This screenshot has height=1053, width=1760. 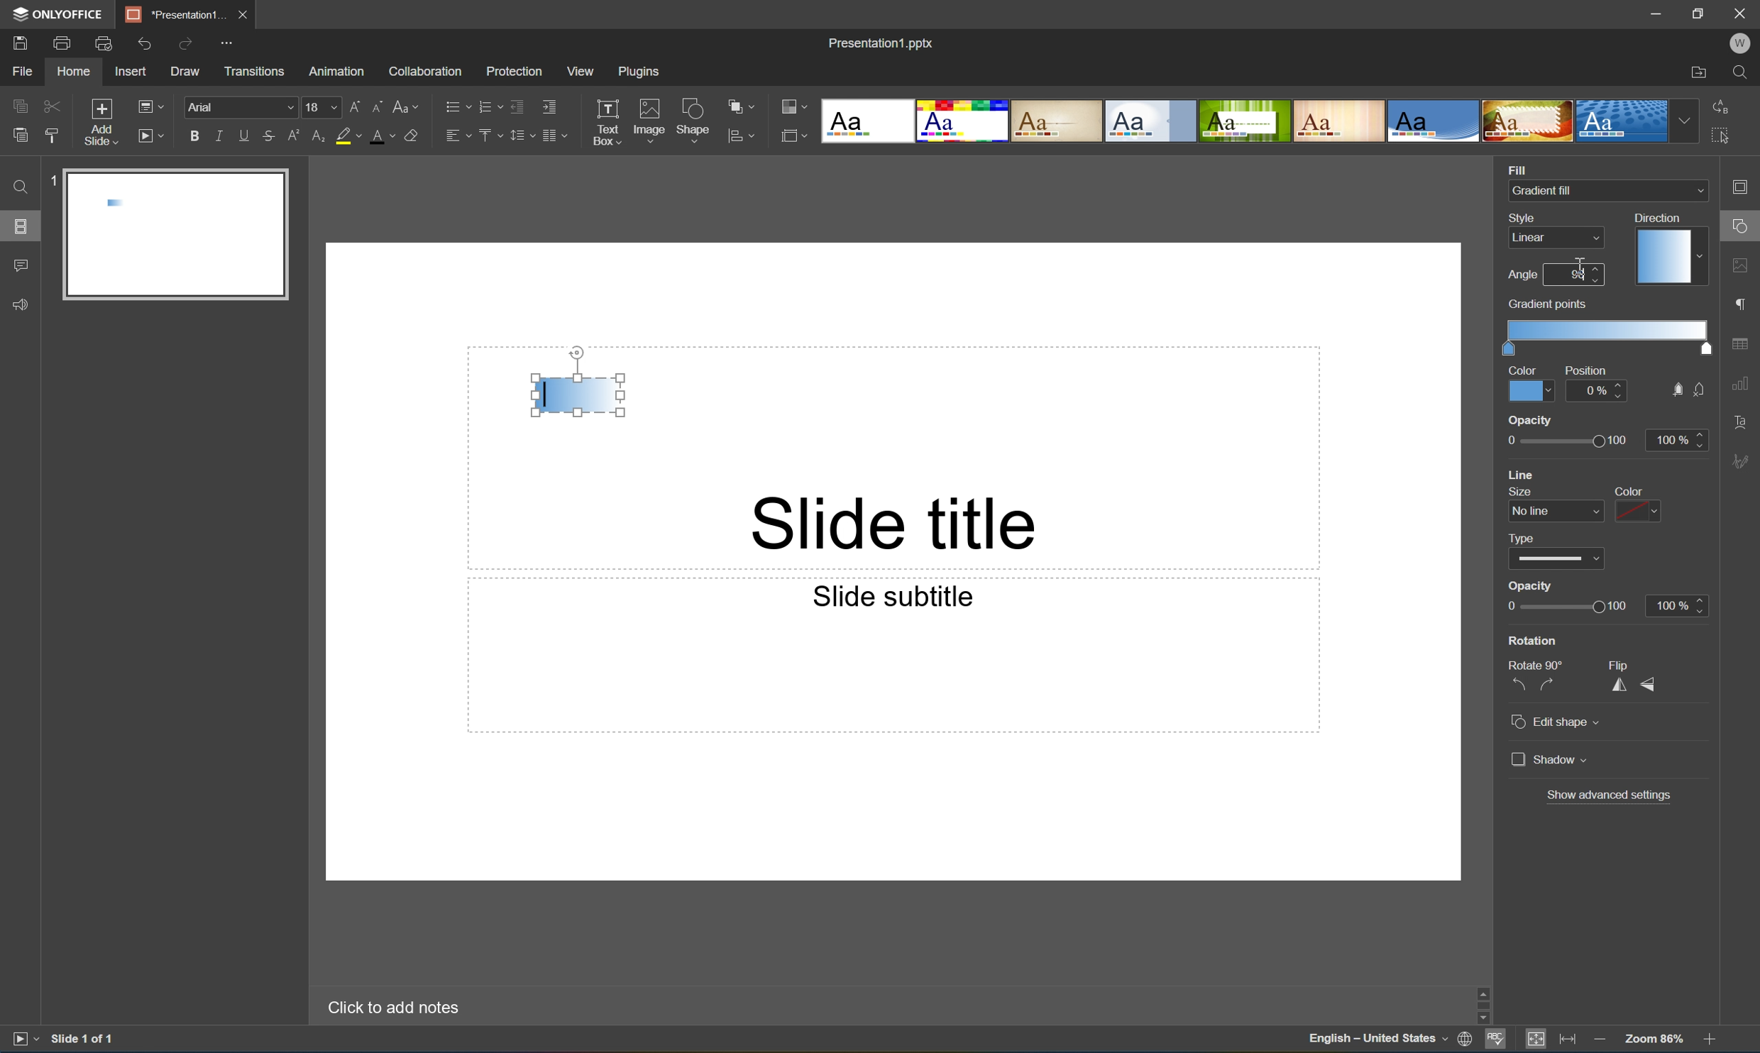 I want to click on Scroll Up, so click(x=1708, y=986).